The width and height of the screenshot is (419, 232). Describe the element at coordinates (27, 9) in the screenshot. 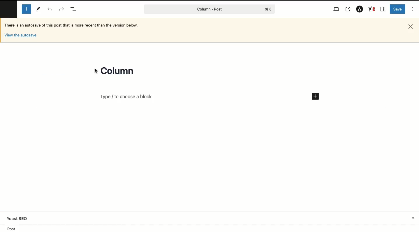

I see `Add new block` at that location.